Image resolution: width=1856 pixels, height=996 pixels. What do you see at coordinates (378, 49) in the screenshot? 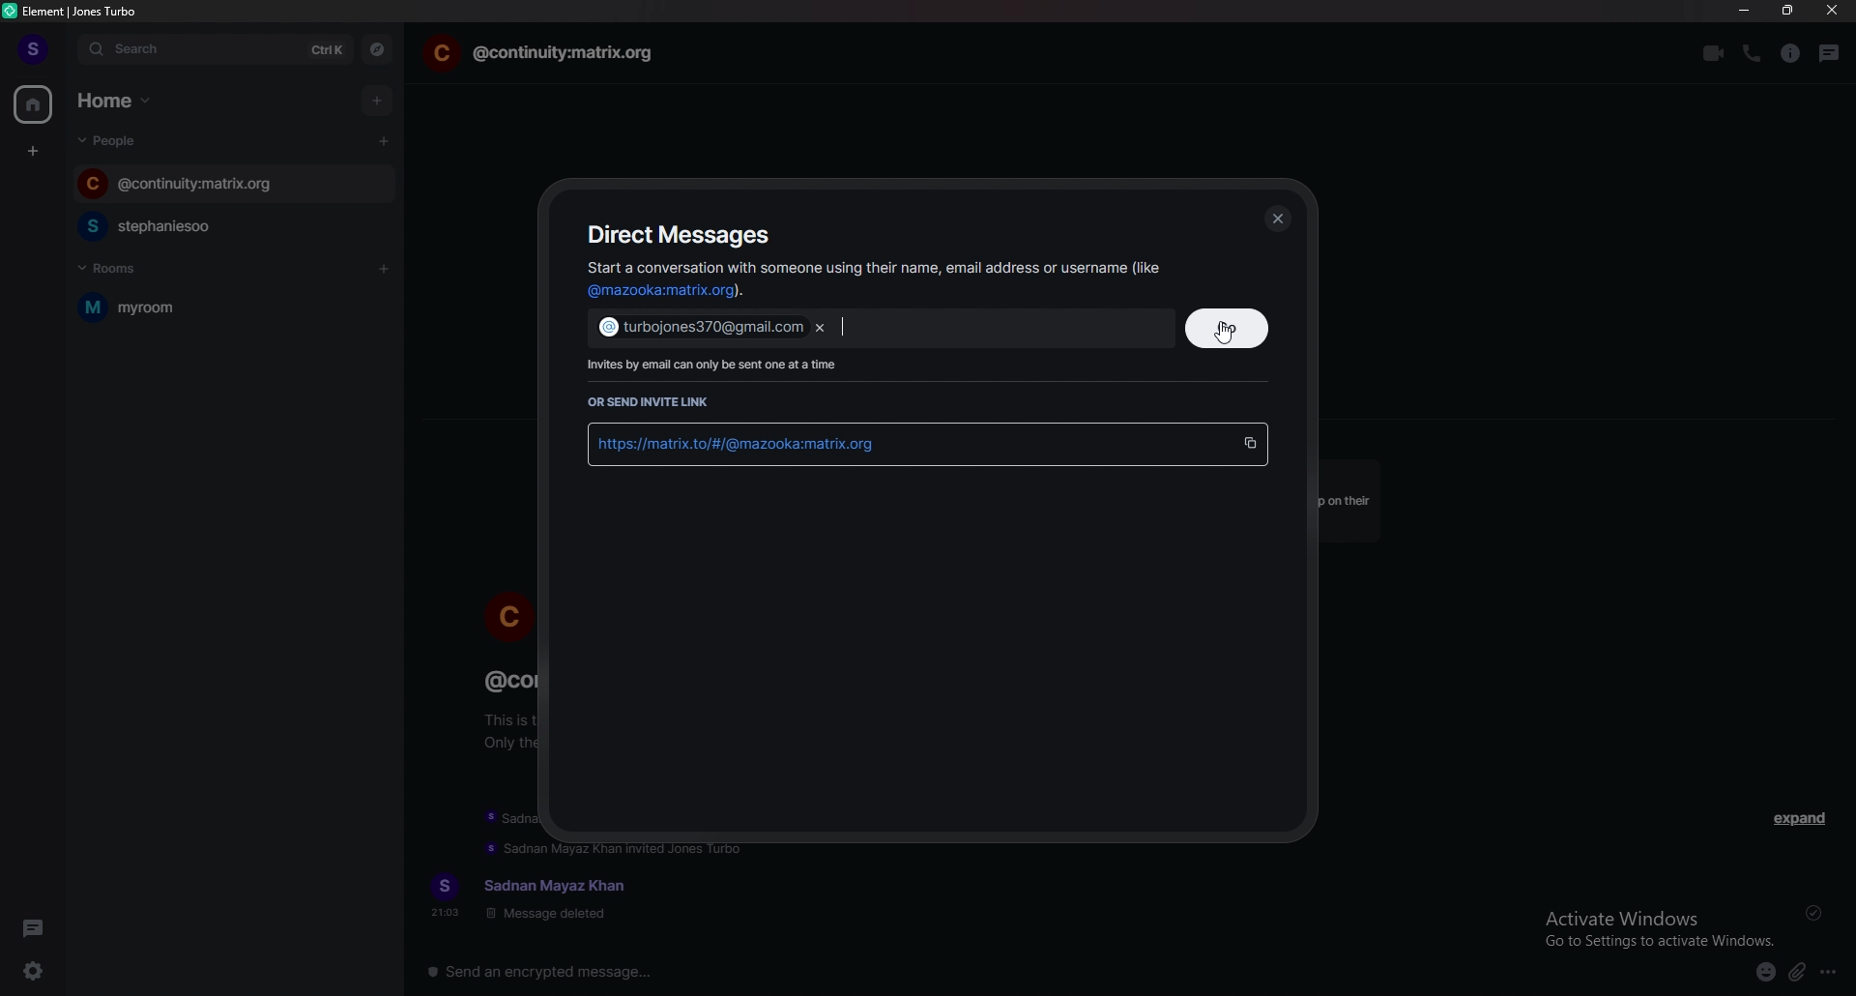
I see `explore rooms` at bounding box center [378, 49].